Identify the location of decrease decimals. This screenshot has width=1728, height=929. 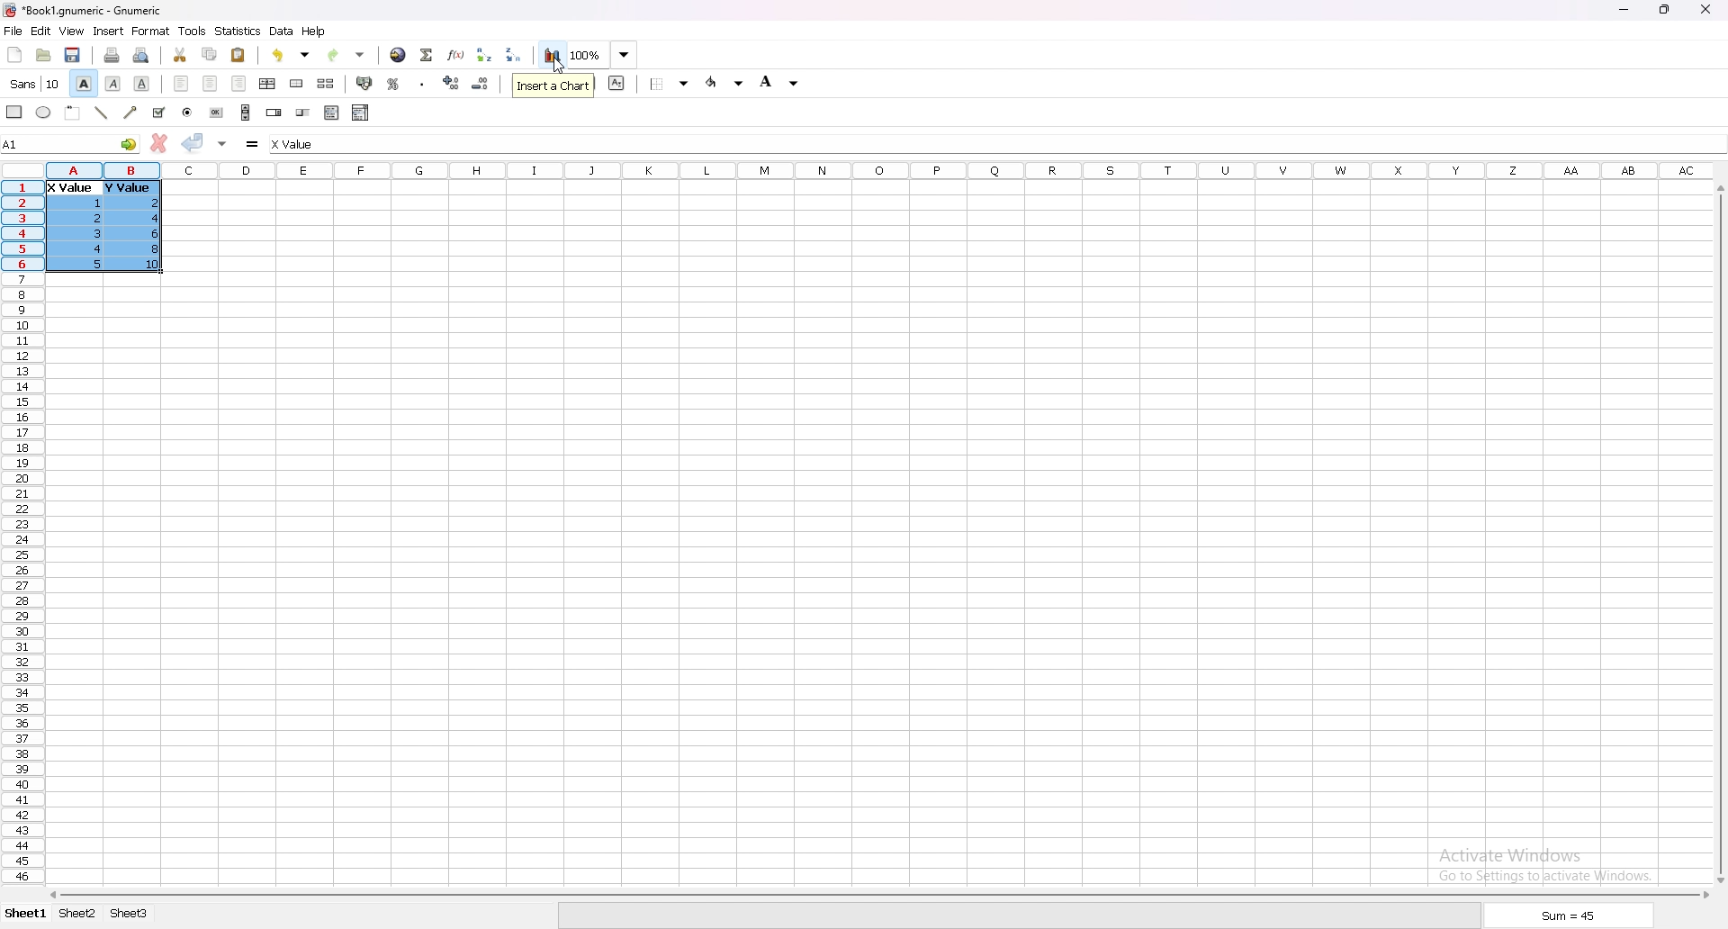
(481, 84).